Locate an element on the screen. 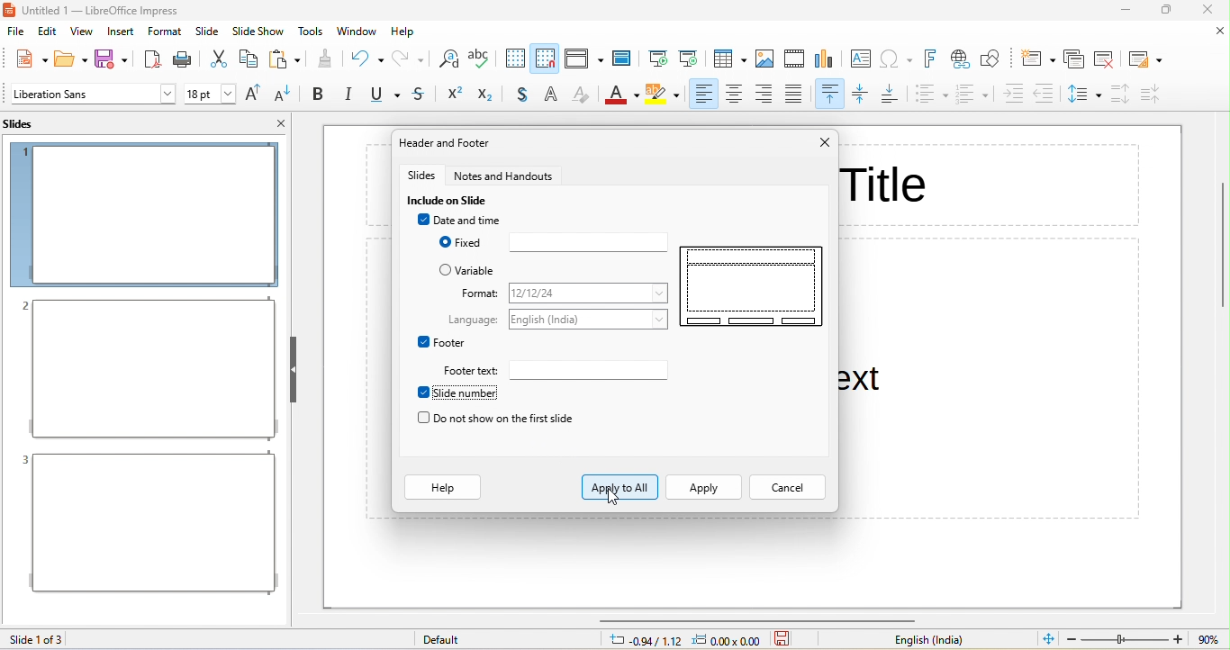 This screenshot has height=650, width=1230. 0.94/1.12 is located at coordinates (641, 641).